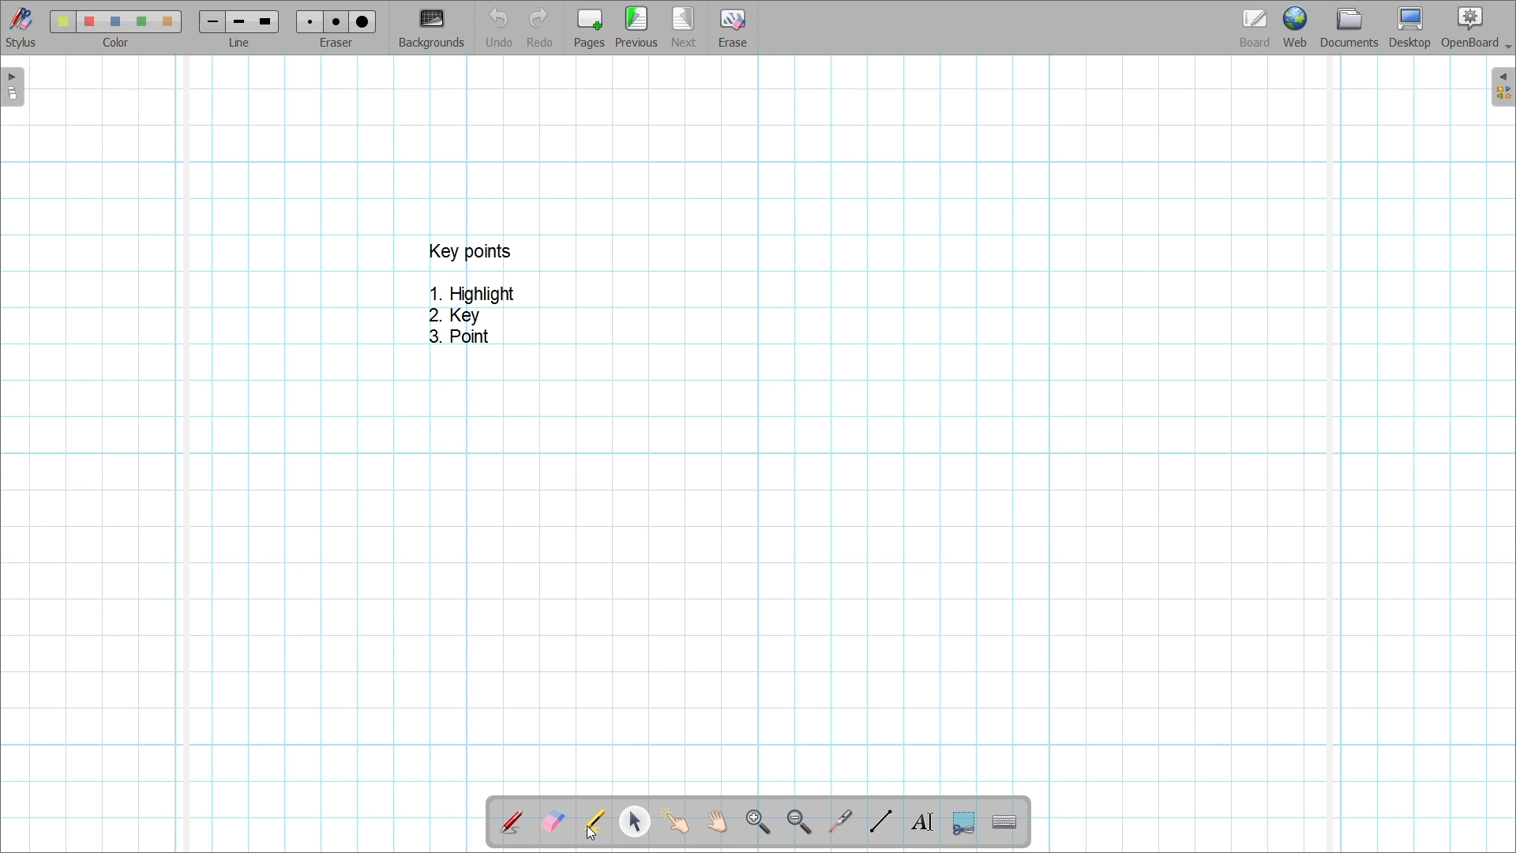  I want to click on color 2, so click(88, 22).